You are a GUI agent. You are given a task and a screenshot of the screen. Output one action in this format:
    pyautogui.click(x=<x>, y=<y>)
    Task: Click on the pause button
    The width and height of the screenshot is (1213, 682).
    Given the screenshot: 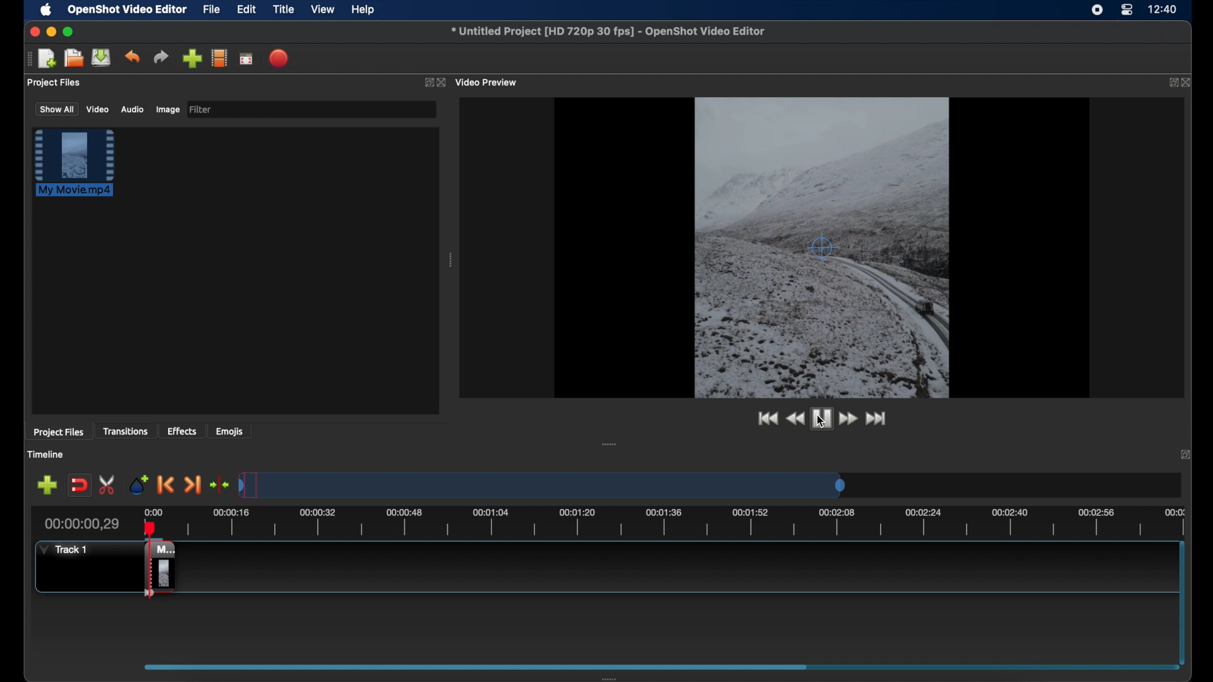 What is the action you would take?
    pyautogui.click(x=819, y=419)
    